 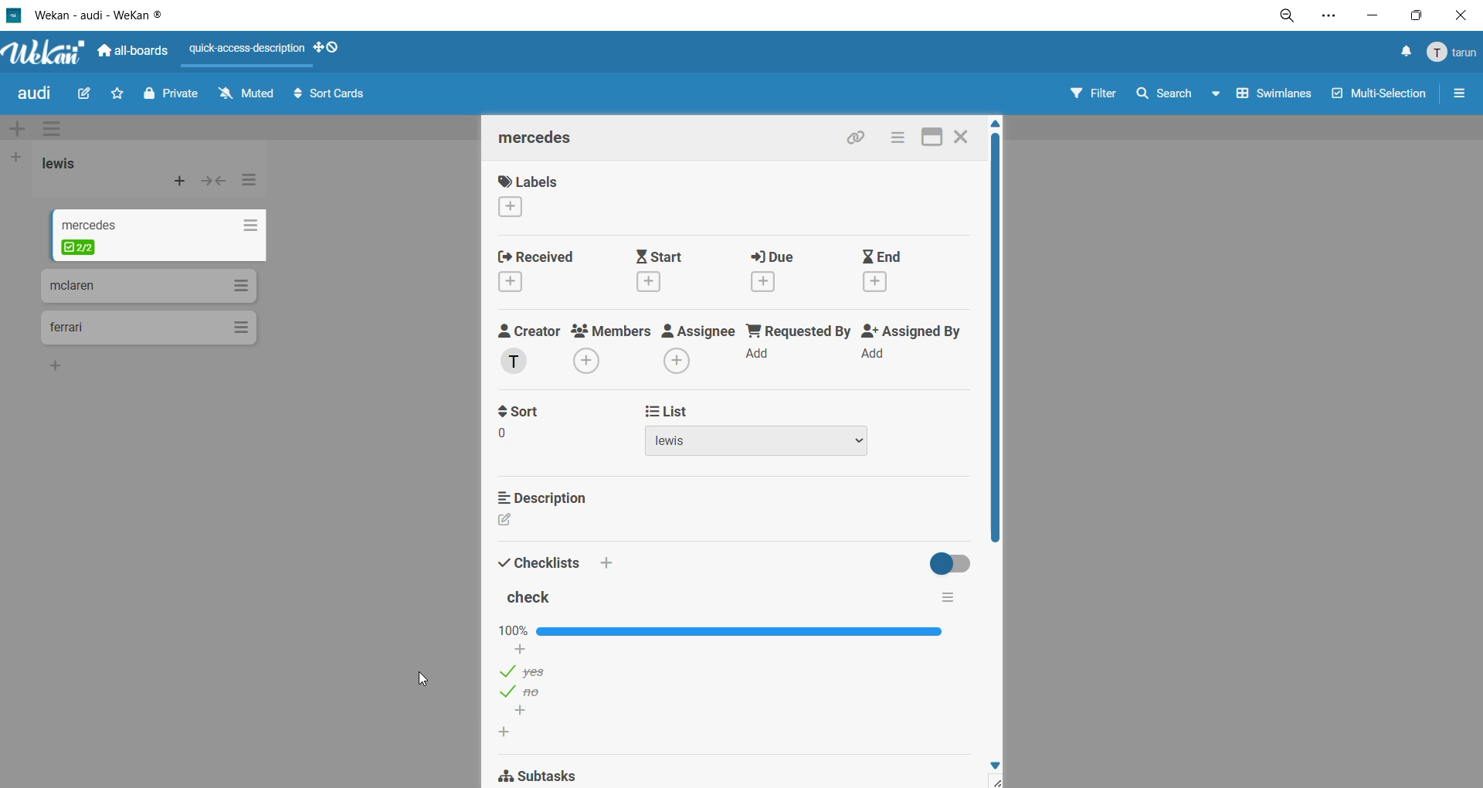 What do you see at coordinates (1417, 15) in the screenshot?
I see `maximize` at bounding box center [1417, 15].